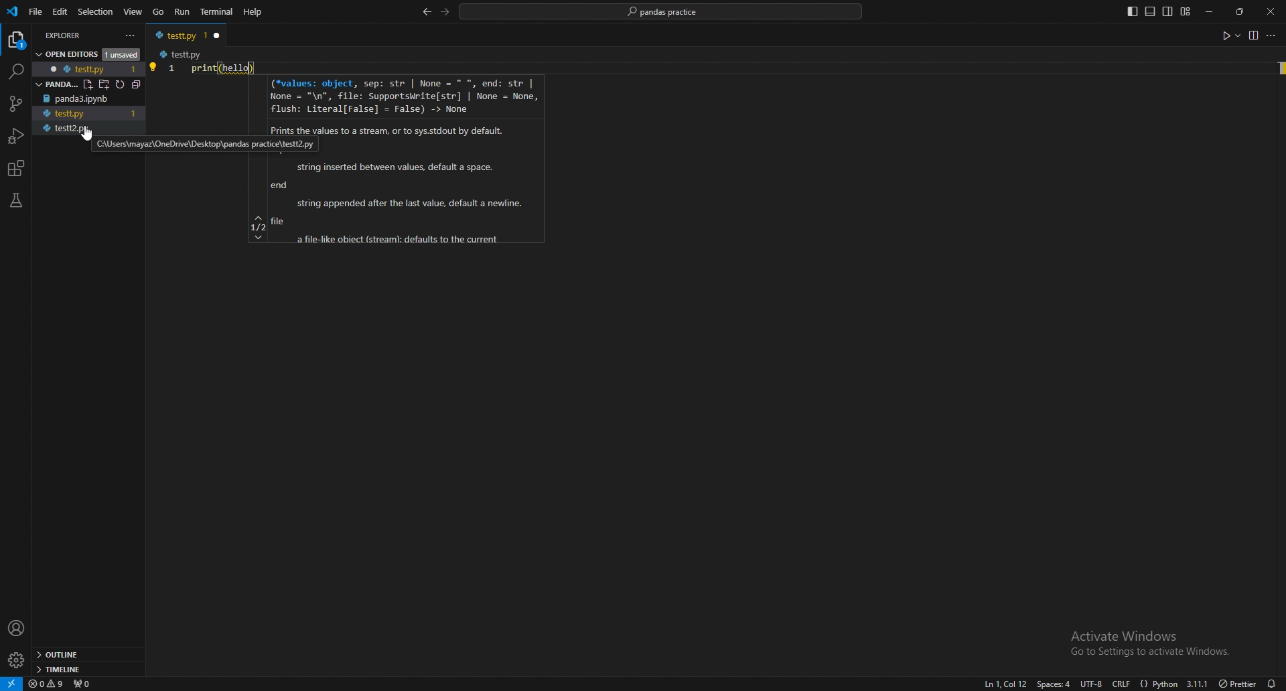 The width and height of the screenshot is (1286, 691). I want to click on panda3.ipynb, so click(89, 99).